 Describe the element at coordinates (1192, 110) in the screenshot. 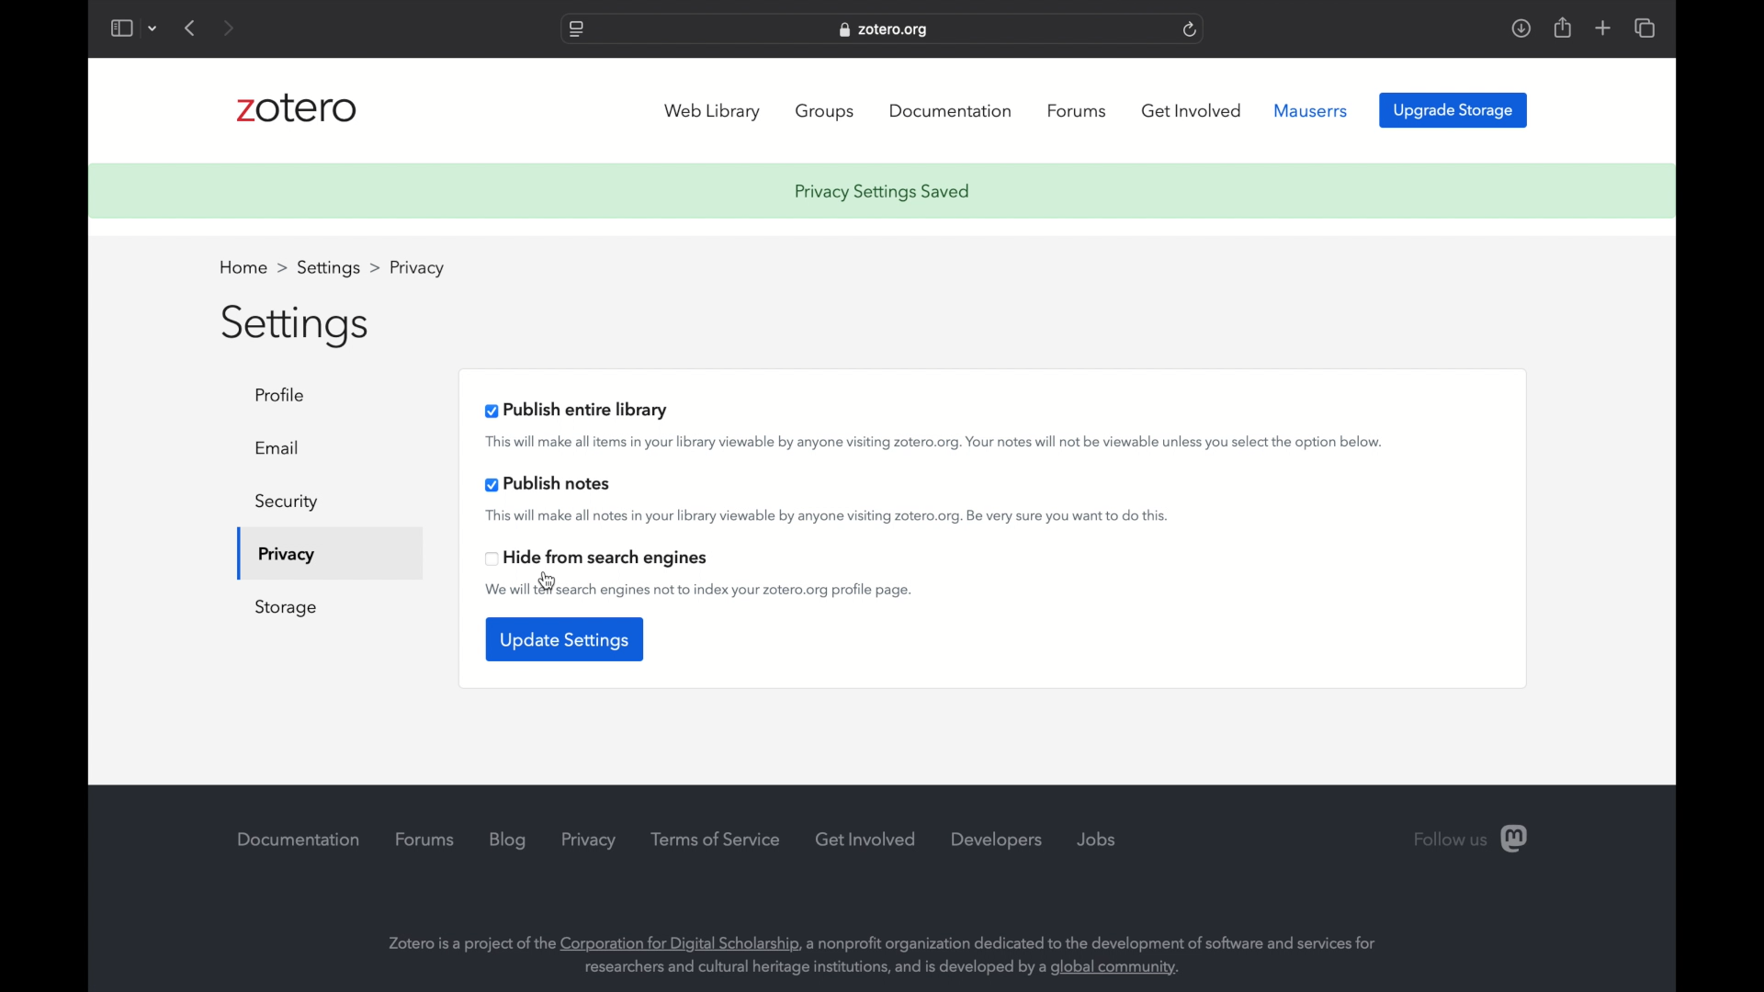

I see `get involved` at that location.